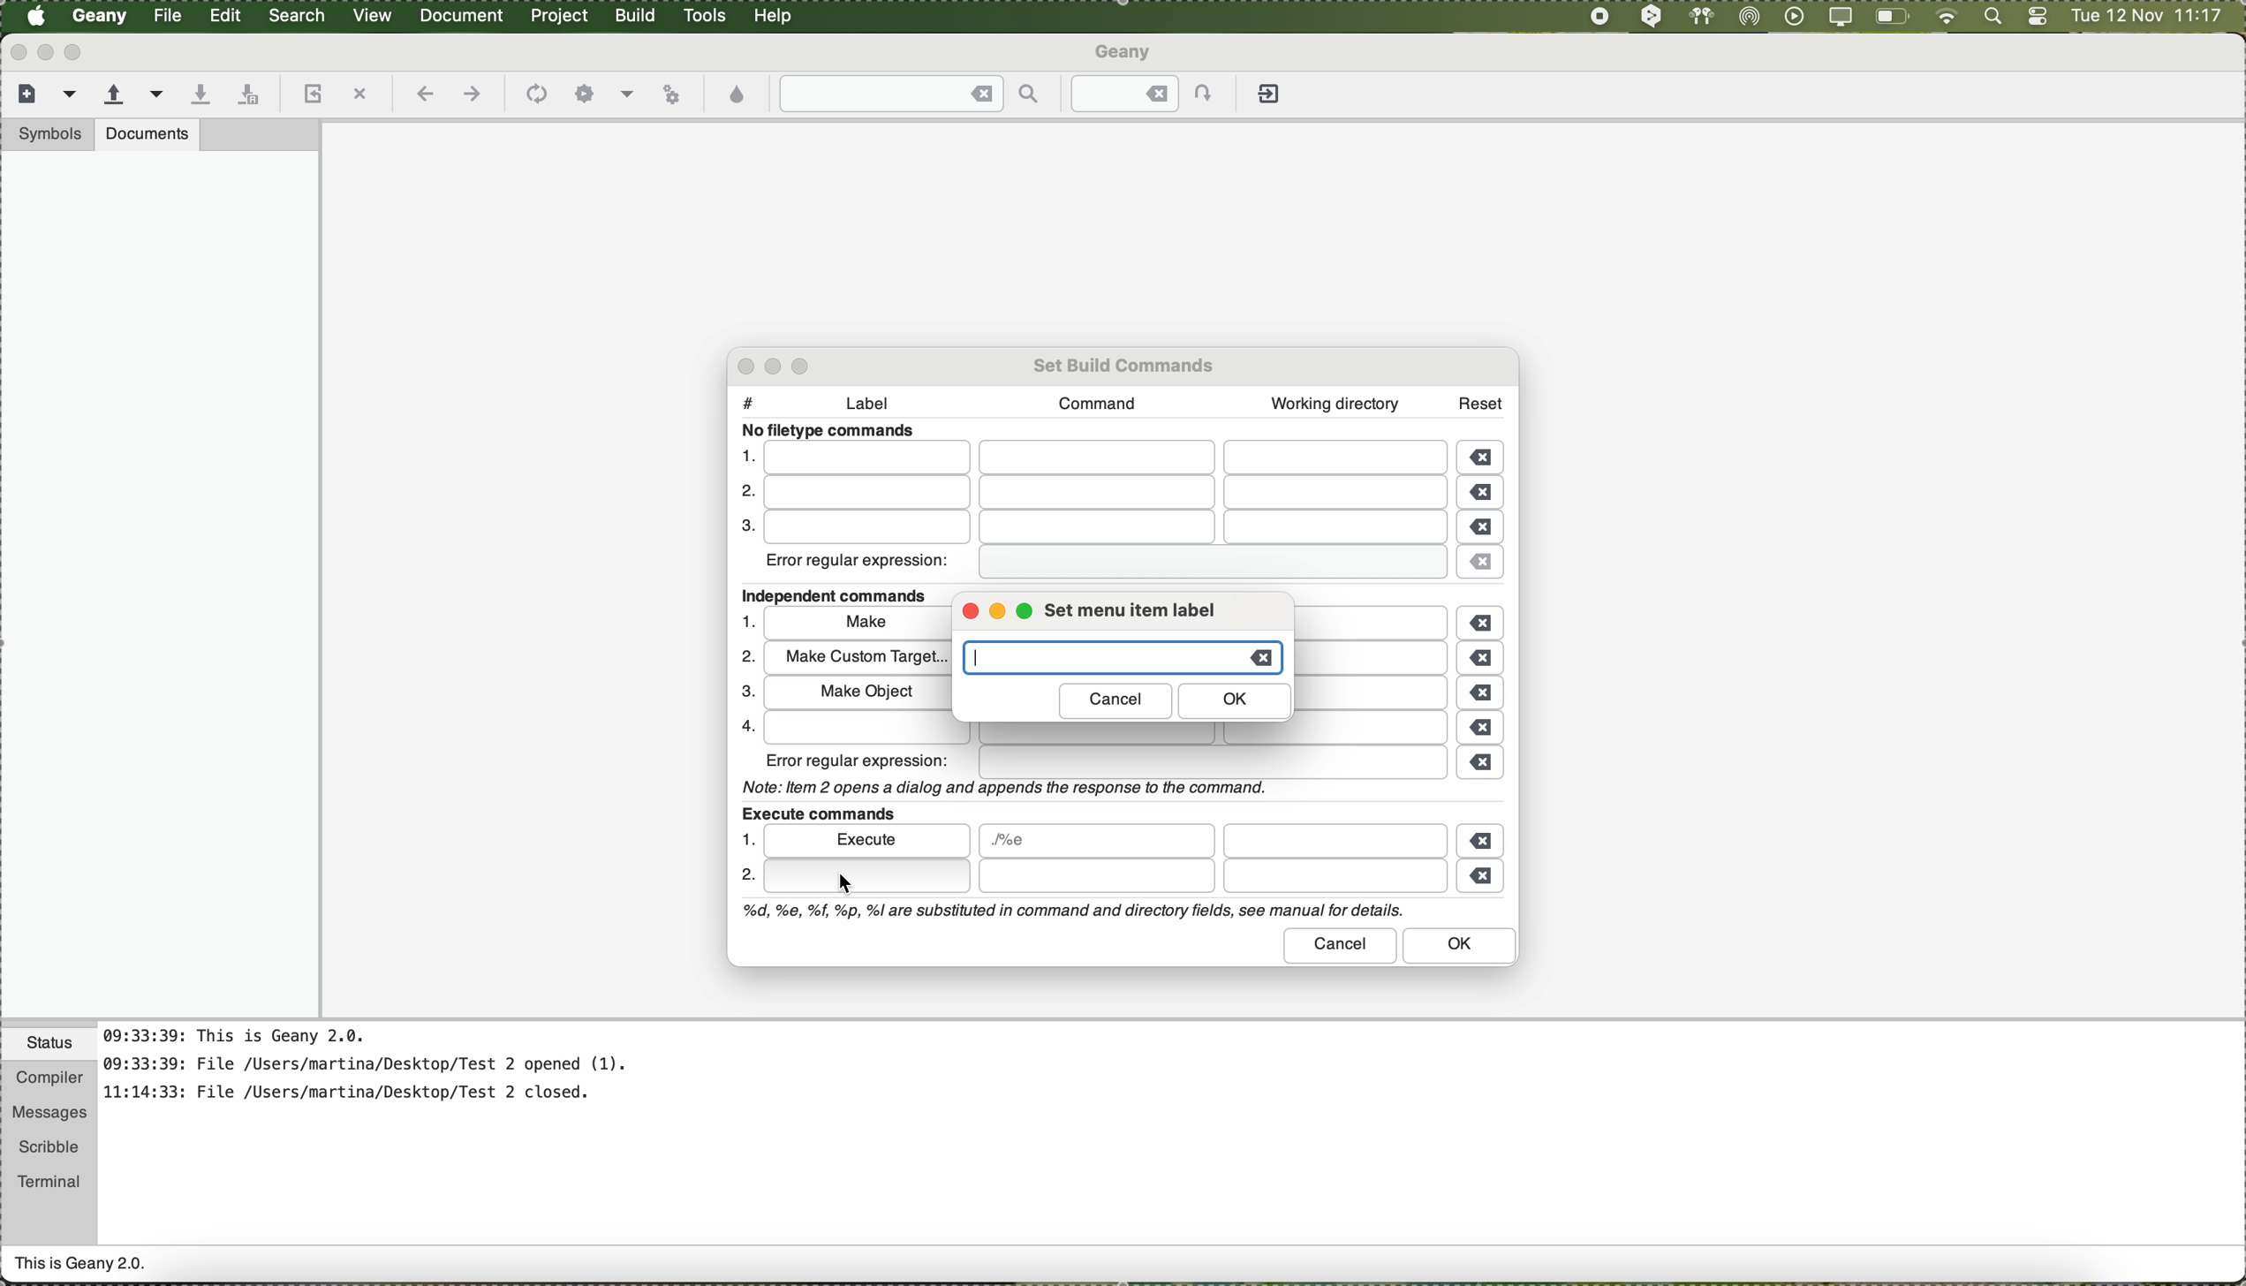 This screenshot has width=2246, height=1286. I want to click on minimize, so click(46, 52).